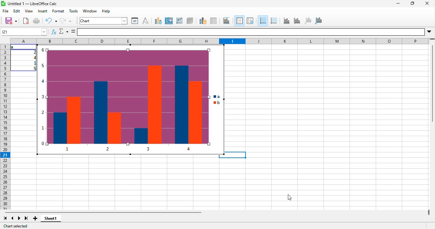 The image size is (435, 229). I want to click on previous sheet, so click(12, 218).